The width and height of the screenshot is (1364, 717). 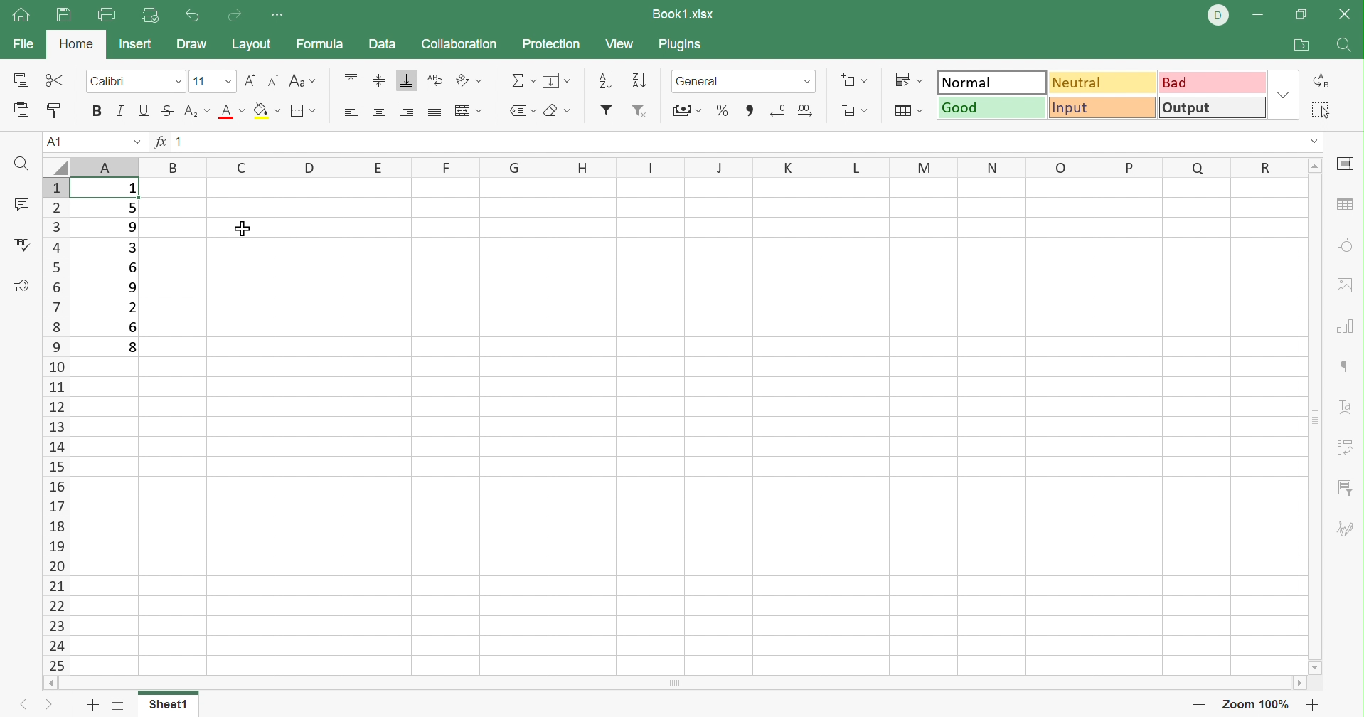 I want to click on Print, so click(x=109, y=14).